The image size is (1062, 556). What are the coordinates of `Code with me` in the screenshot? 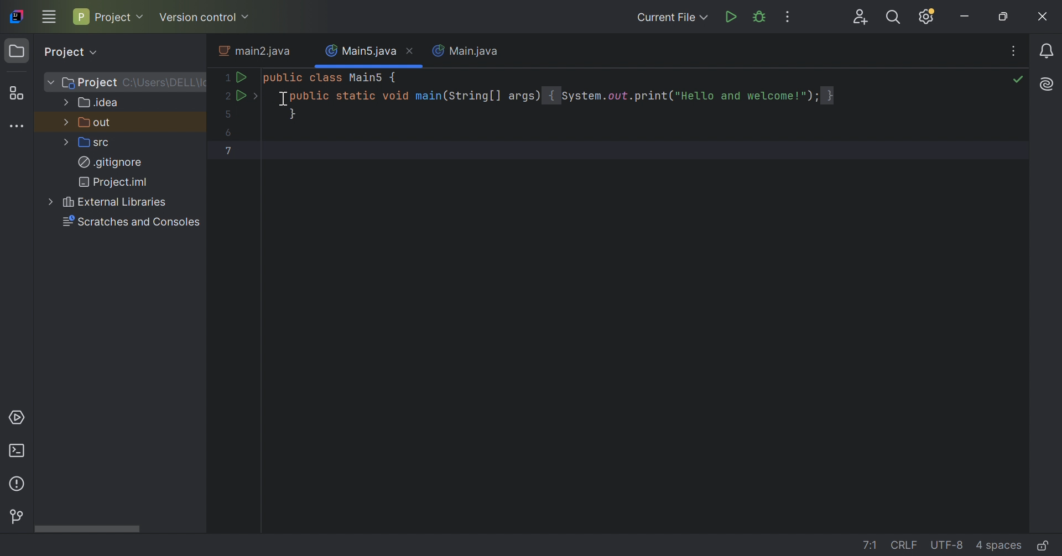 It's located at (860, 17).